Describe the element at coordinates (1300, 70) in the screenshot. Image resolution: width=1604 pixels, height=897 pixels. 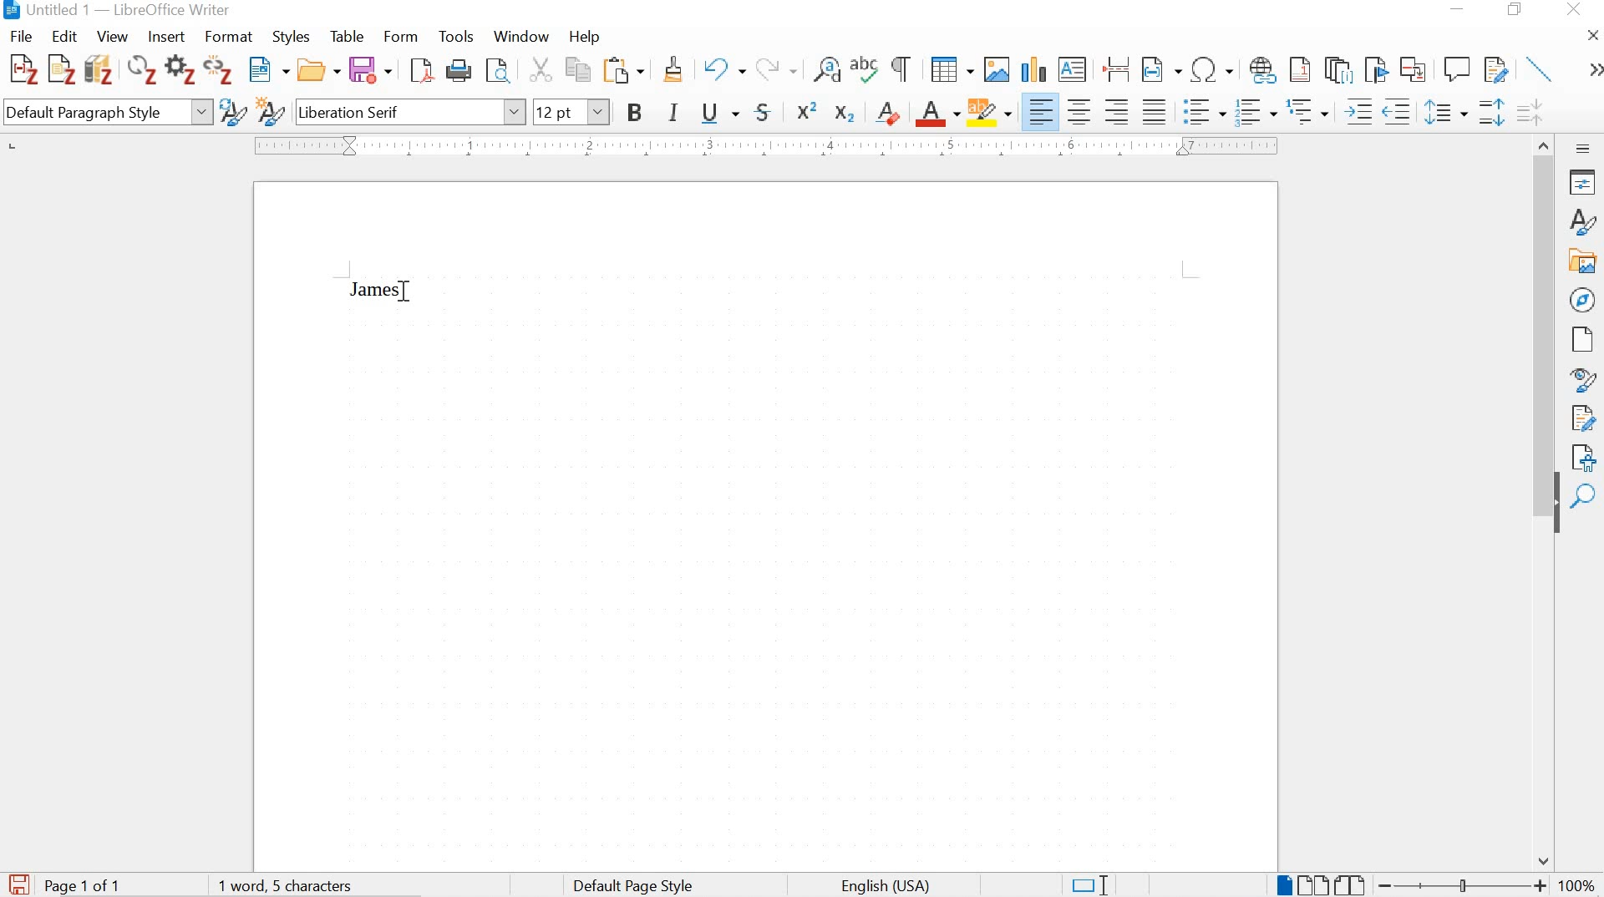
I see `insert endnote` at that location.